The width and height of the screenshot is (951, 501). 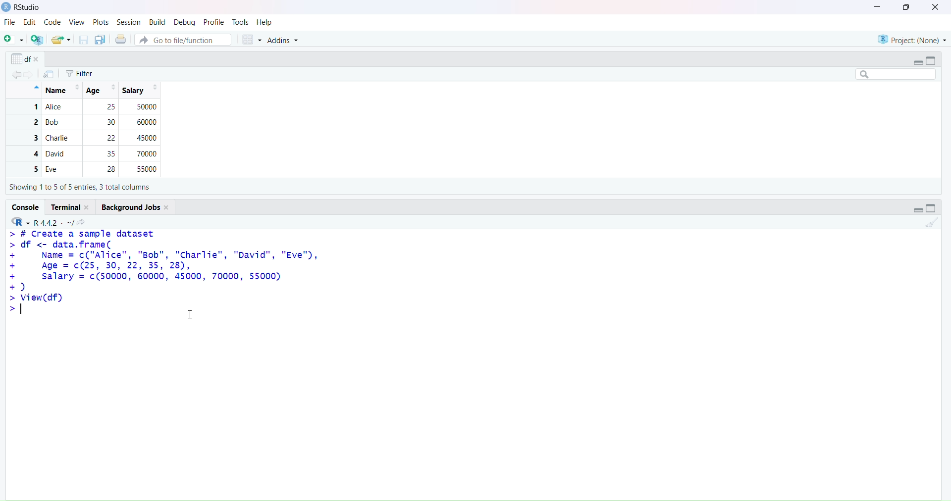 What do you see at coordinates (76, 21) in the screenshot?
I see `view` at bounding box center [76, 21].